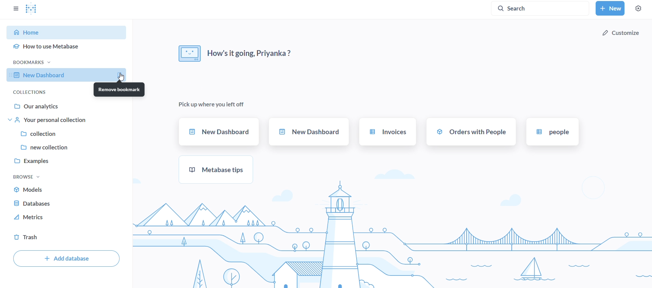 This screenshot has width=652, height=288. I want to click on customize, so click(621, 33).